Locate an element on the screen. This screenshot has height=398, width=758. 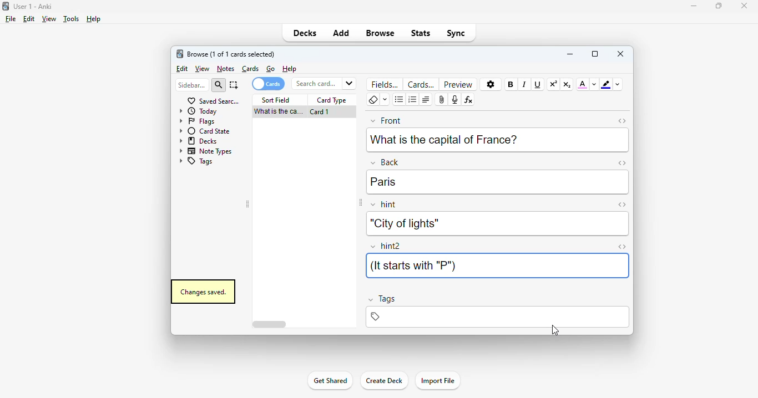
add is located at coordinates (341, 32).